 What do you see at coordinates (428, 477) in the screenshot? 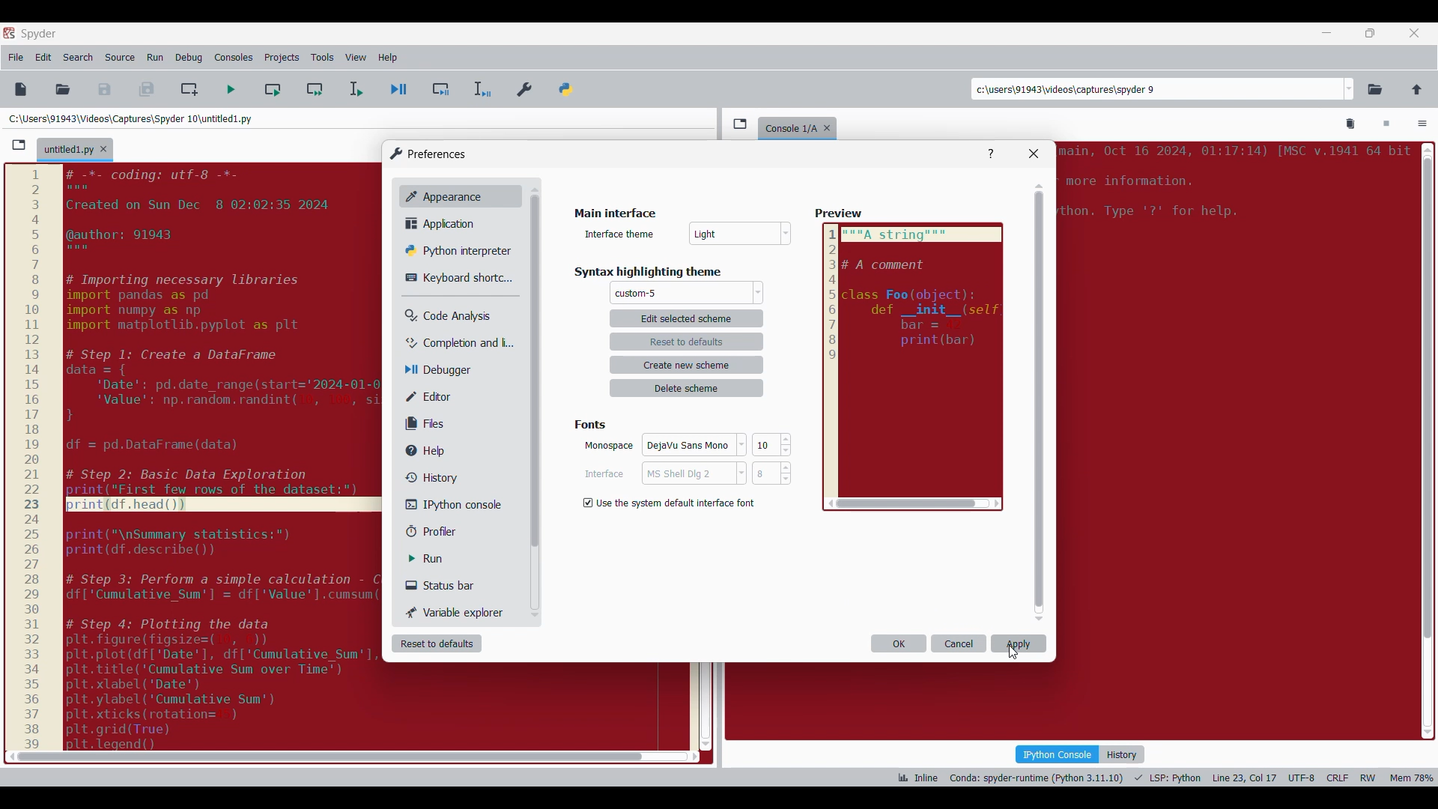
I see `History` at bounding box center [428, 477].